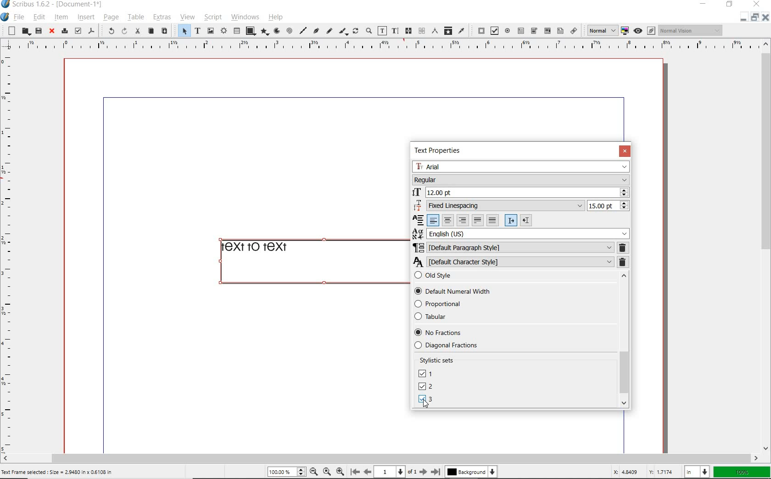  Describe the element at coordinates (534, 31) in the screenshot. I see `pdf combo box` at that location.